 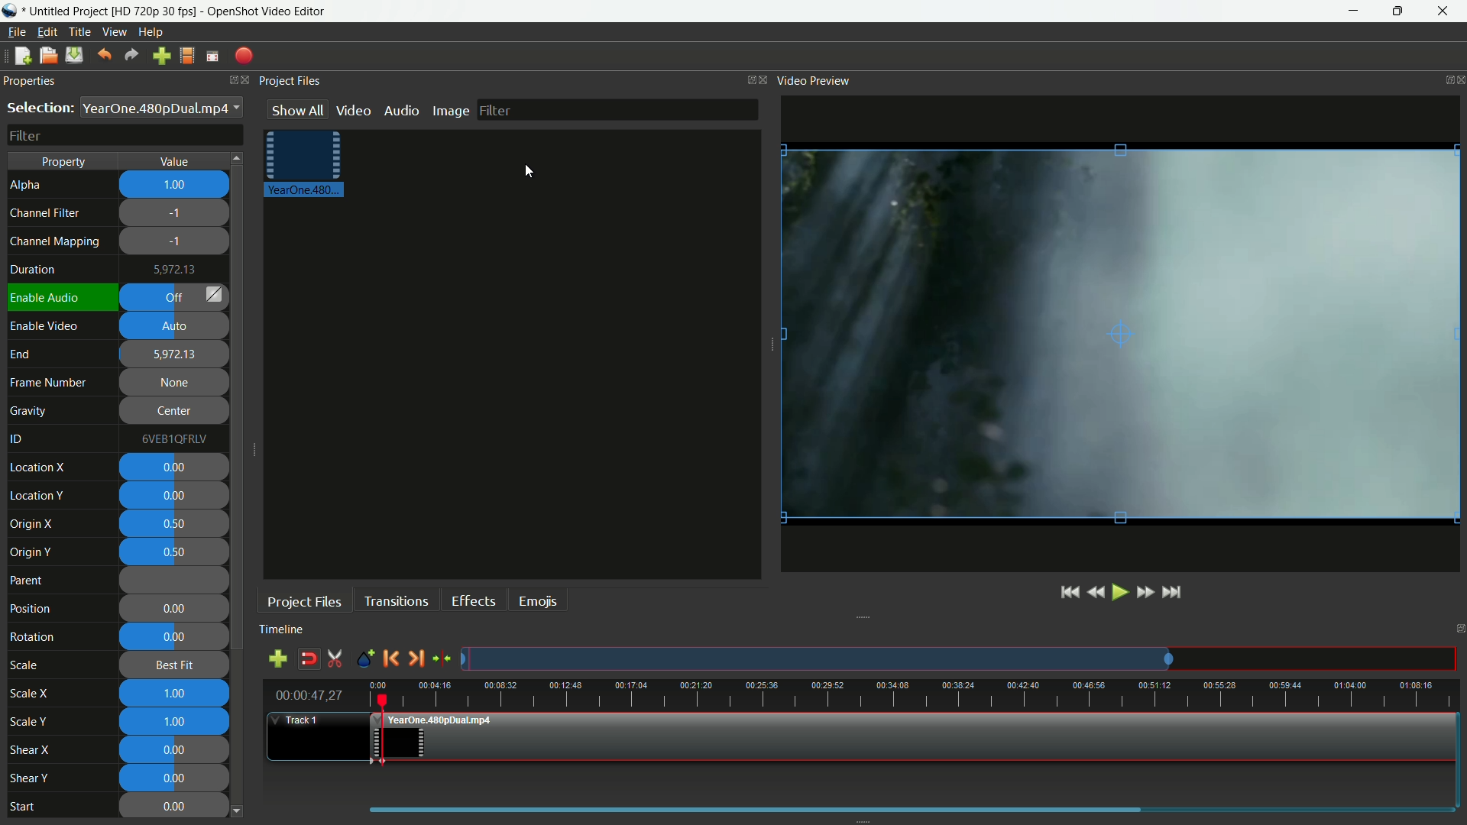 What do you see at coordinates (452, 109) in the screenshot?
I see `image` at bounding box center [452, 109].